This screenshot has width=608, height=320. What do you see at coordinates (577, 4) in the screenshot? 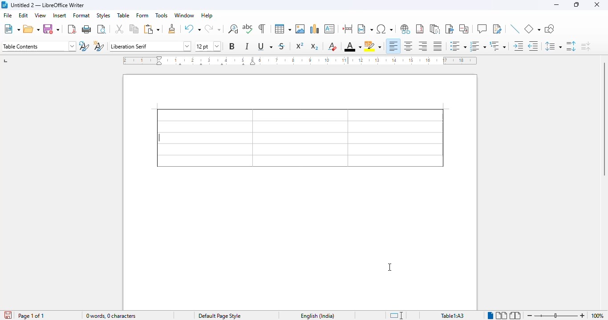
I see `maximize` at bounding box center [577, 4].